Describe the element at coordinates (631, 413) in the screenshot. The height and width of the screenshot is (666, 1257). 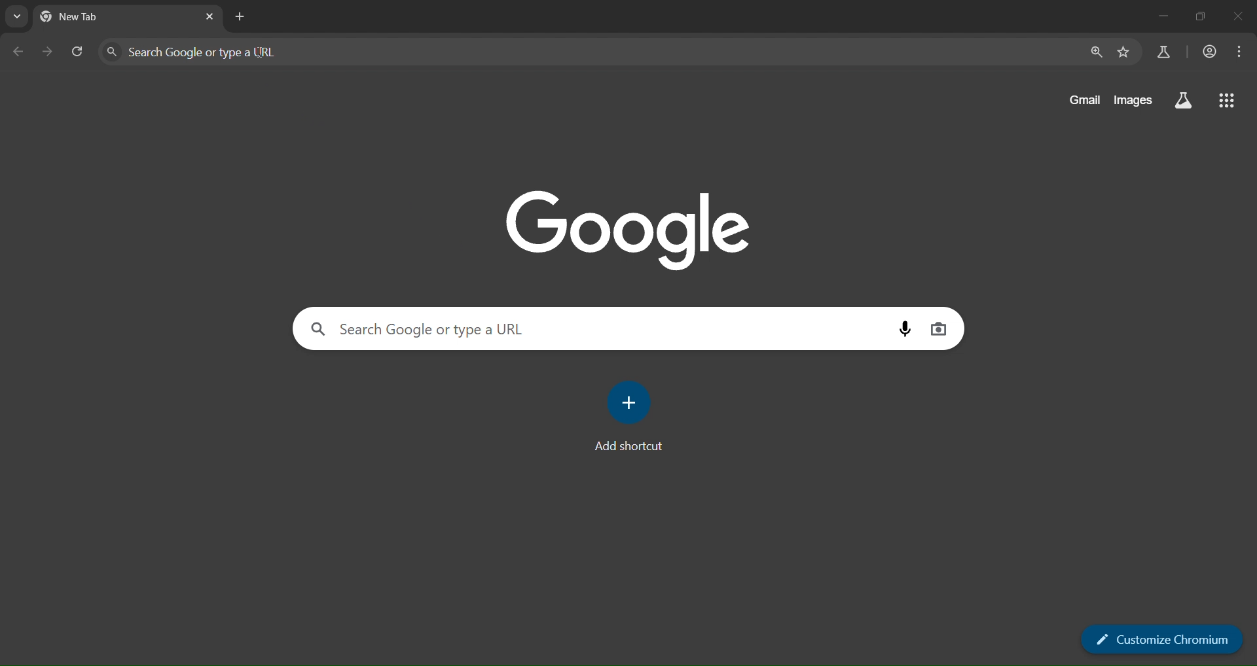
I see `add shortcut` at that location.